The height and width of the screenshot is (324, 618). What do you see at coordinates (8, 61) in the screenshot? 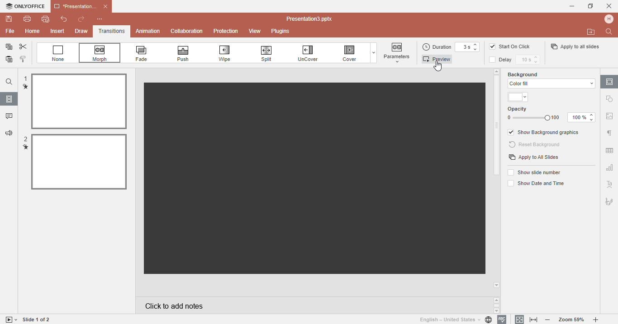
I see `Paste` at bounding box center [8, 61].